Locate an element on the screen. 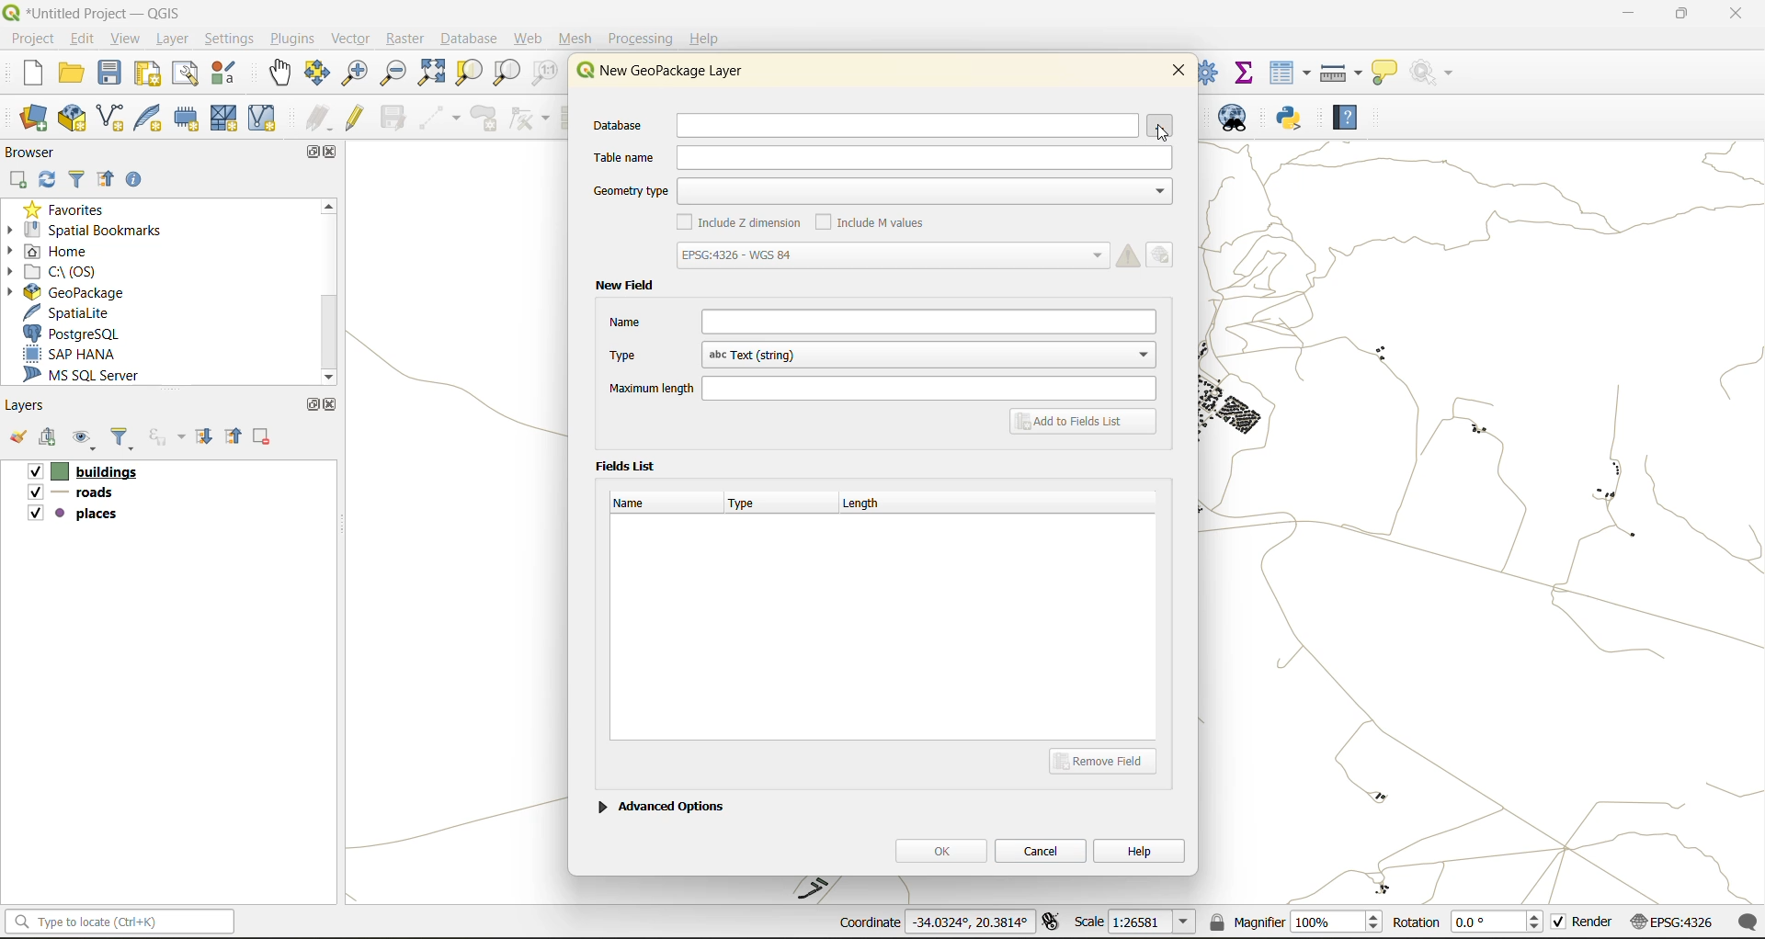 The image size is (1765, 939). filter by expression is located at coordinates (169, 436).